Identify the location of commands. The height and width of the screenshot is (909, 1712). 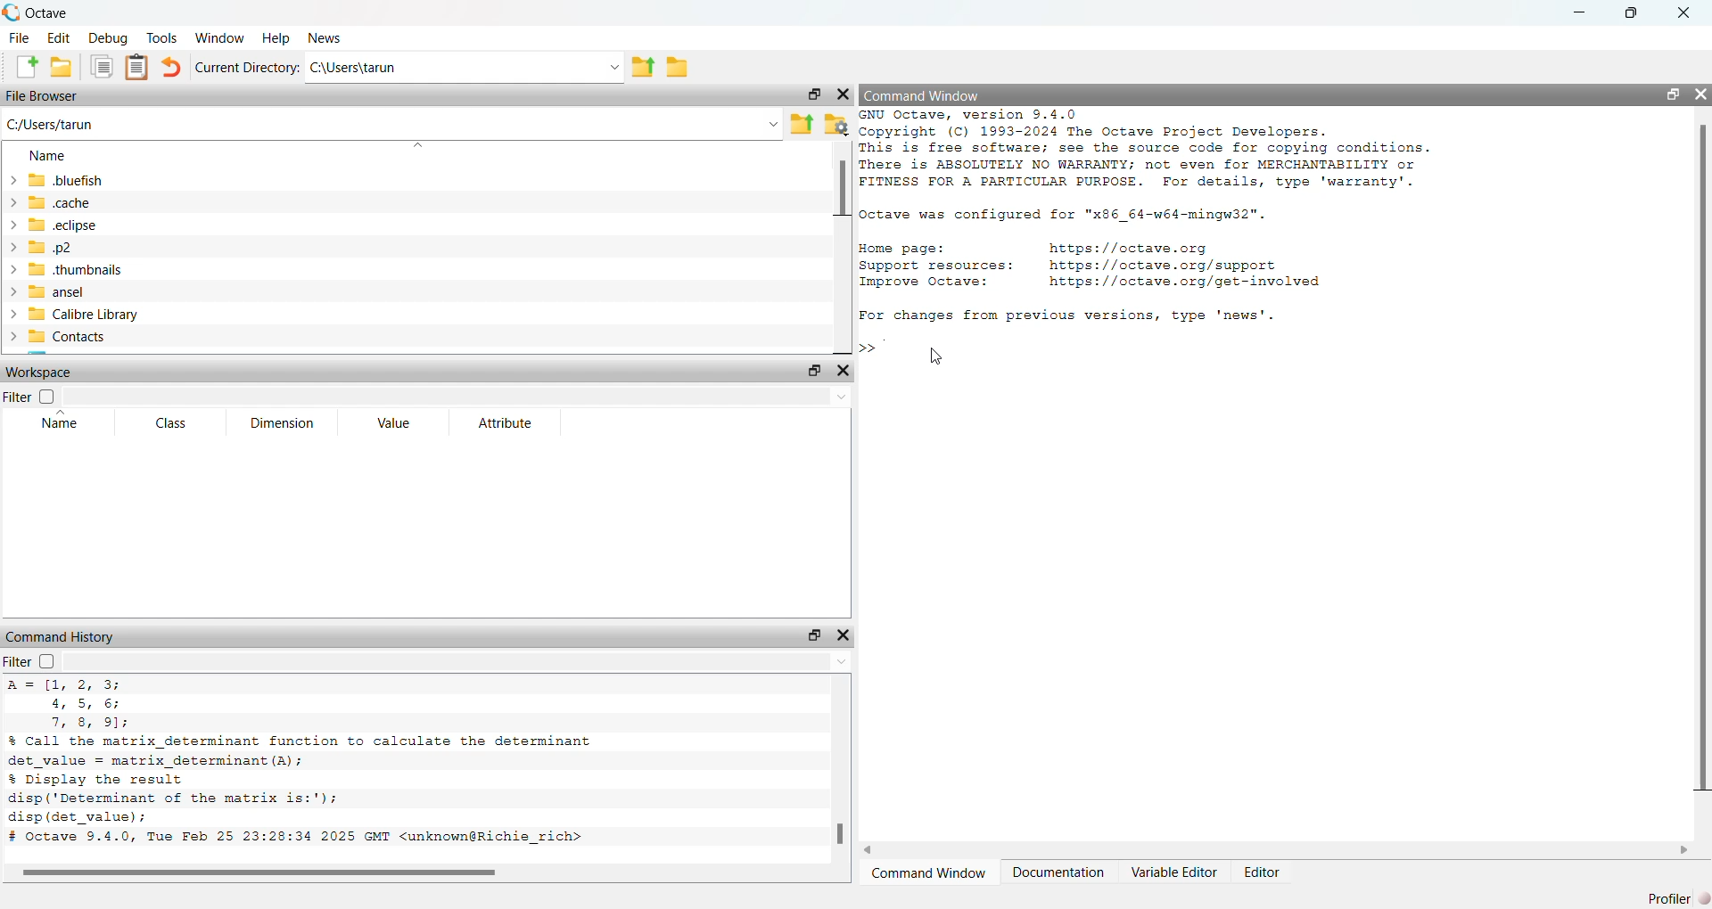
(1162, 260).